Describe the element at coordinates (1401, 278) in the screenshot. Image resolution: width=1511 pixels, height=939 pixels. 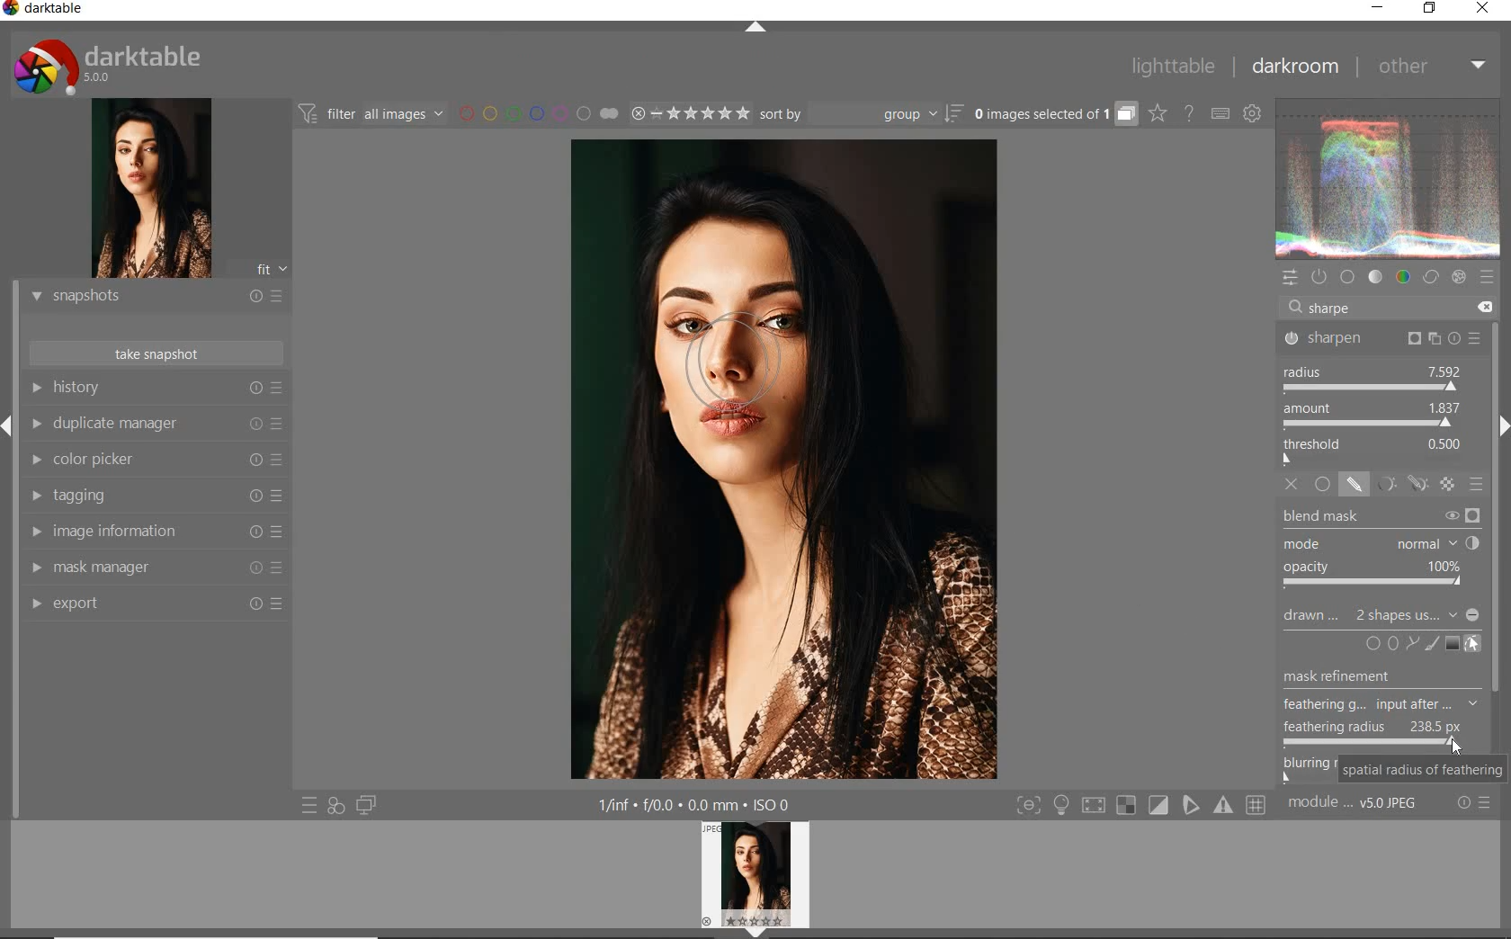
I see `color` at that location.